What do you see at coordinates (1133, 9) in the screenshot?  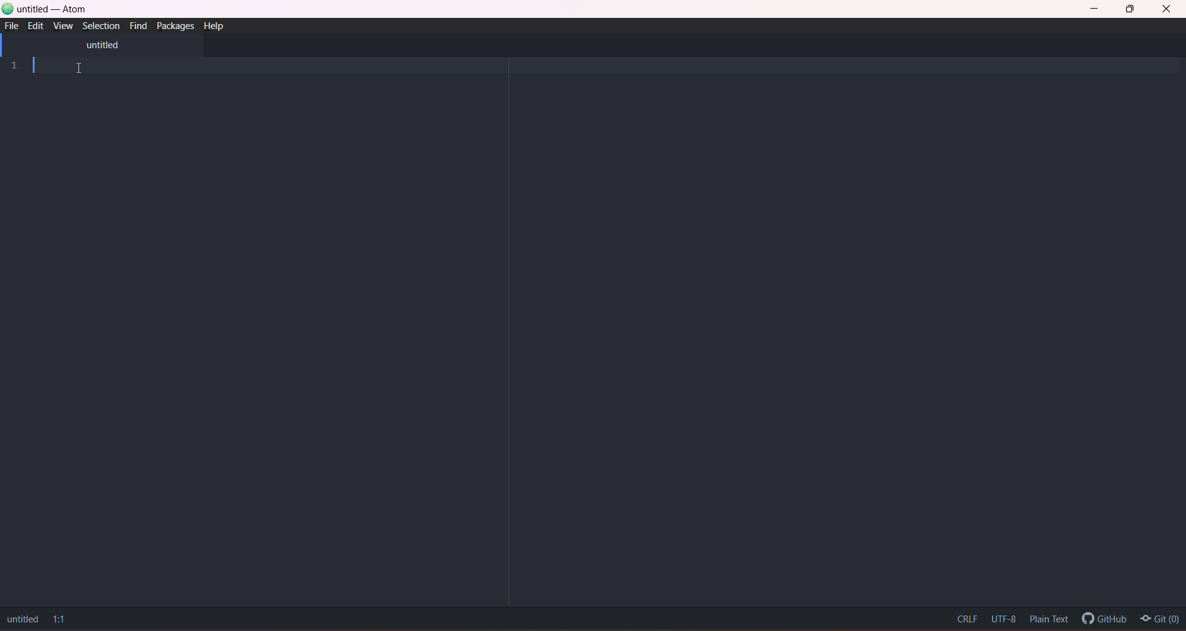 I see `Maximize` at bounding box center [1133, 9].